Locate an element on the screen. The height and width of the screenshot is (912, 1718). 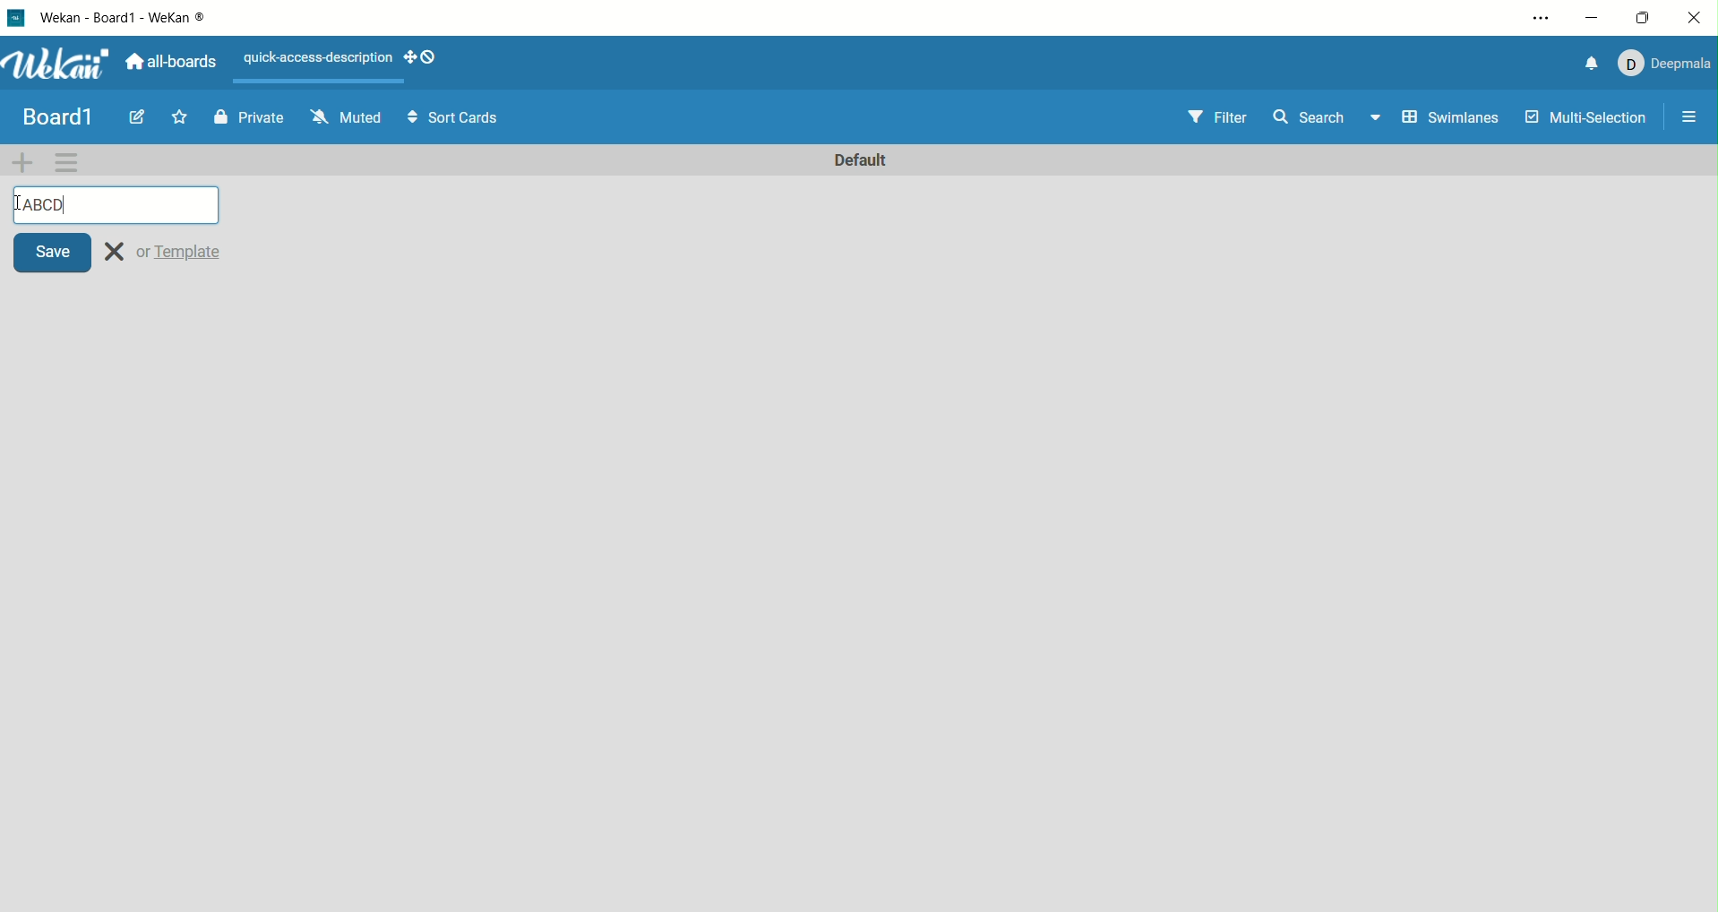
multi-selection is located at coordinates (1589, 118).